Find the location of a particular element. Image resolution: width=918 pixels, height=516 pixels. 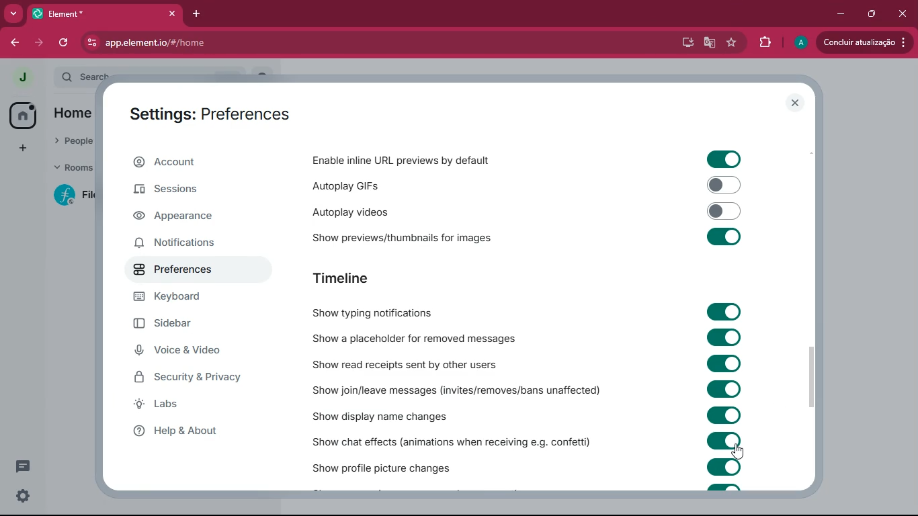

toggle on/off is located at coordinates (724, 441).